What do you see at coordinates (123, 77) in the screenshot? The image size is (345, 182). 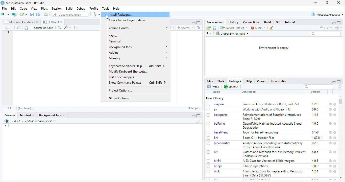 I see `Edit Code Snippets...` at bounding box center [123, 77].